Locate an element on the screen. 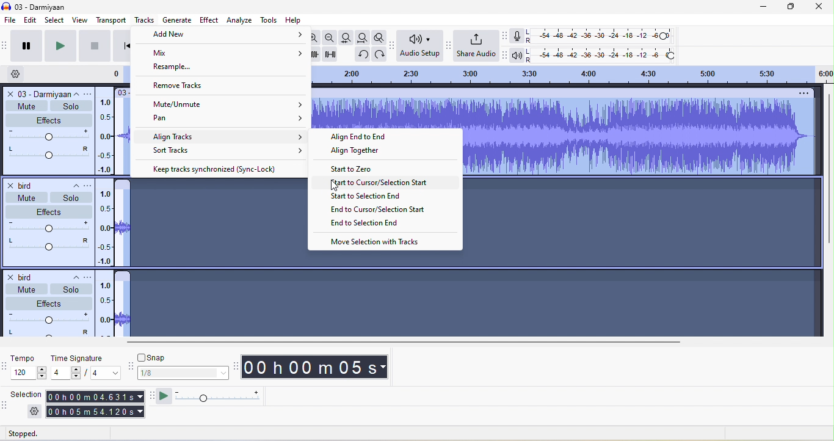  vertical scroll bar is located at coordinates (827, 171).